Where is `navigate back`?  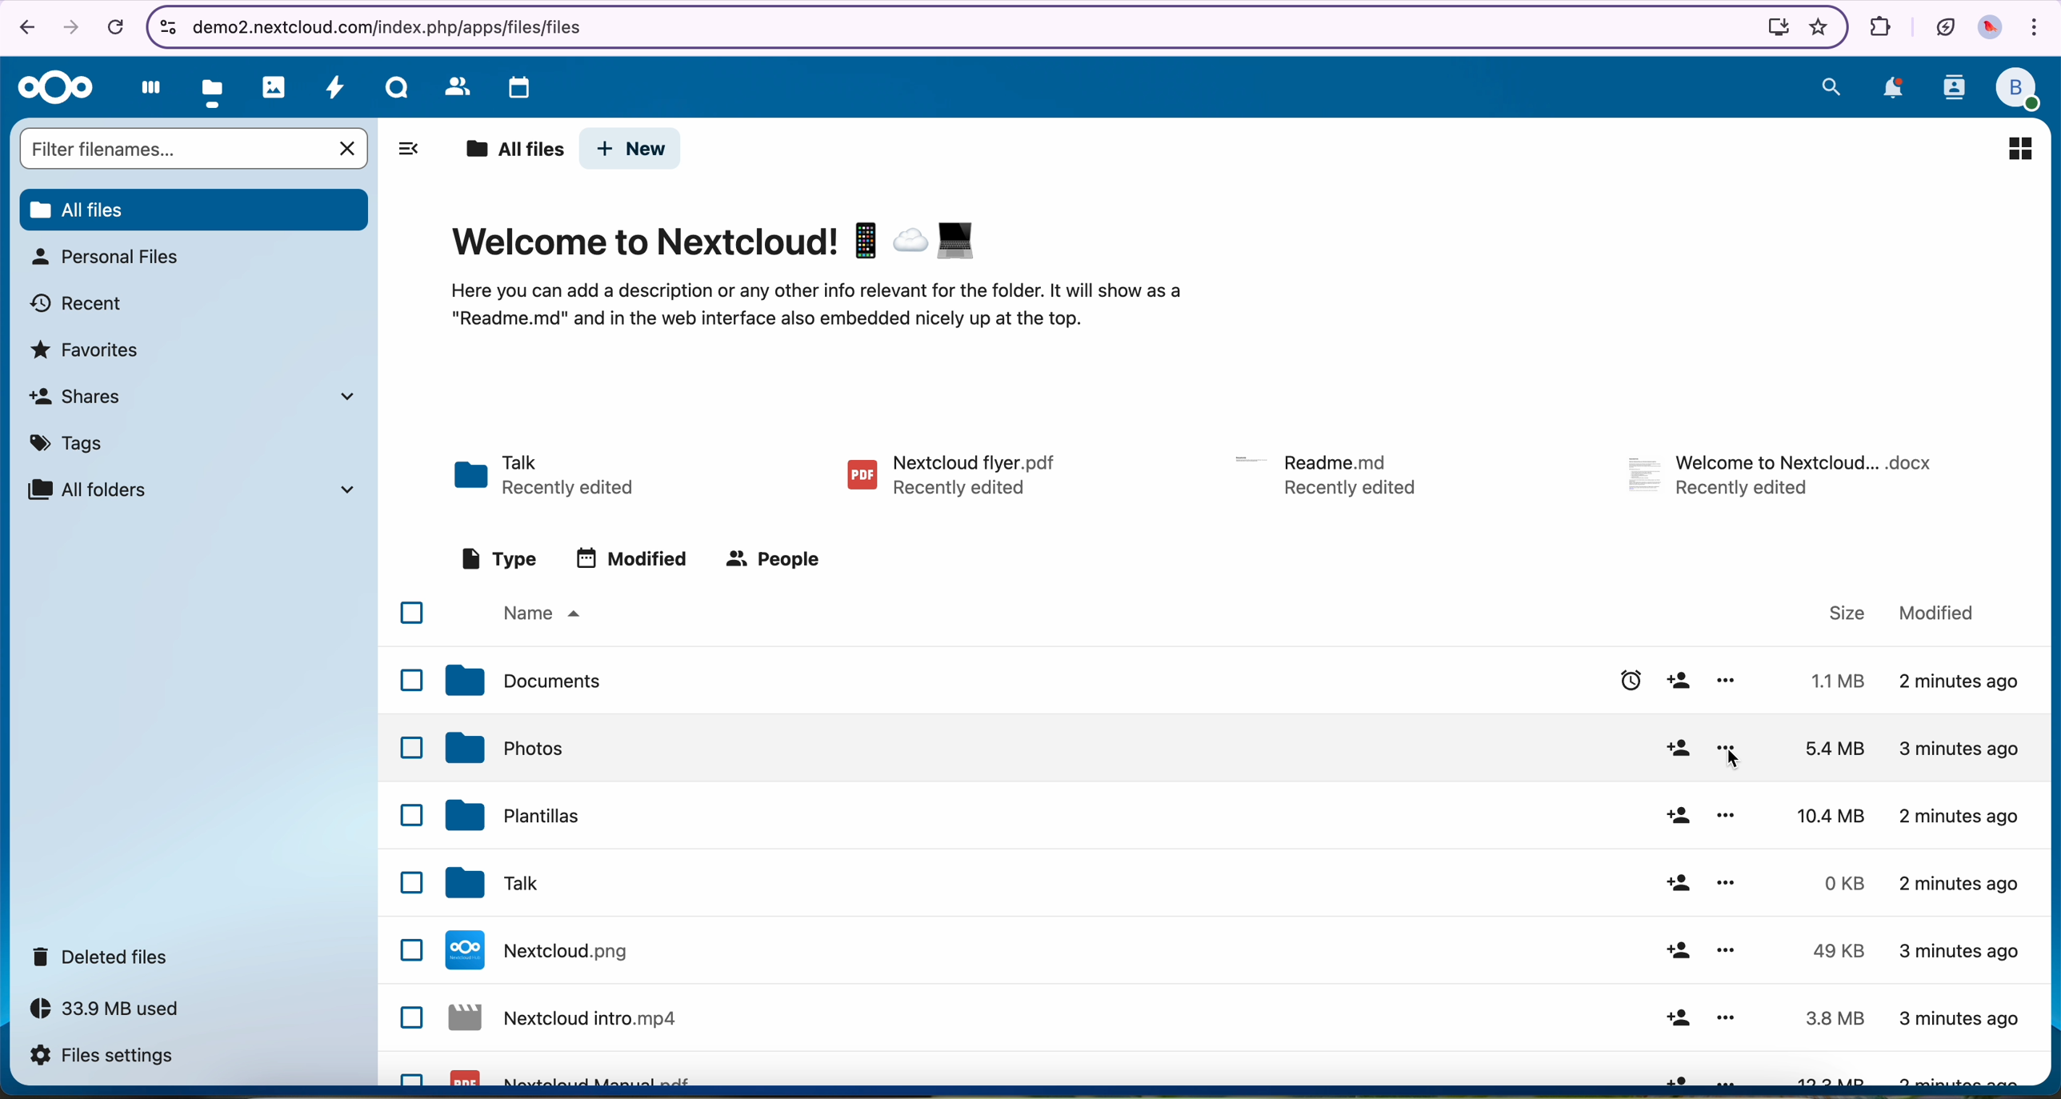 navigate back is located at coordinates (23, 30).